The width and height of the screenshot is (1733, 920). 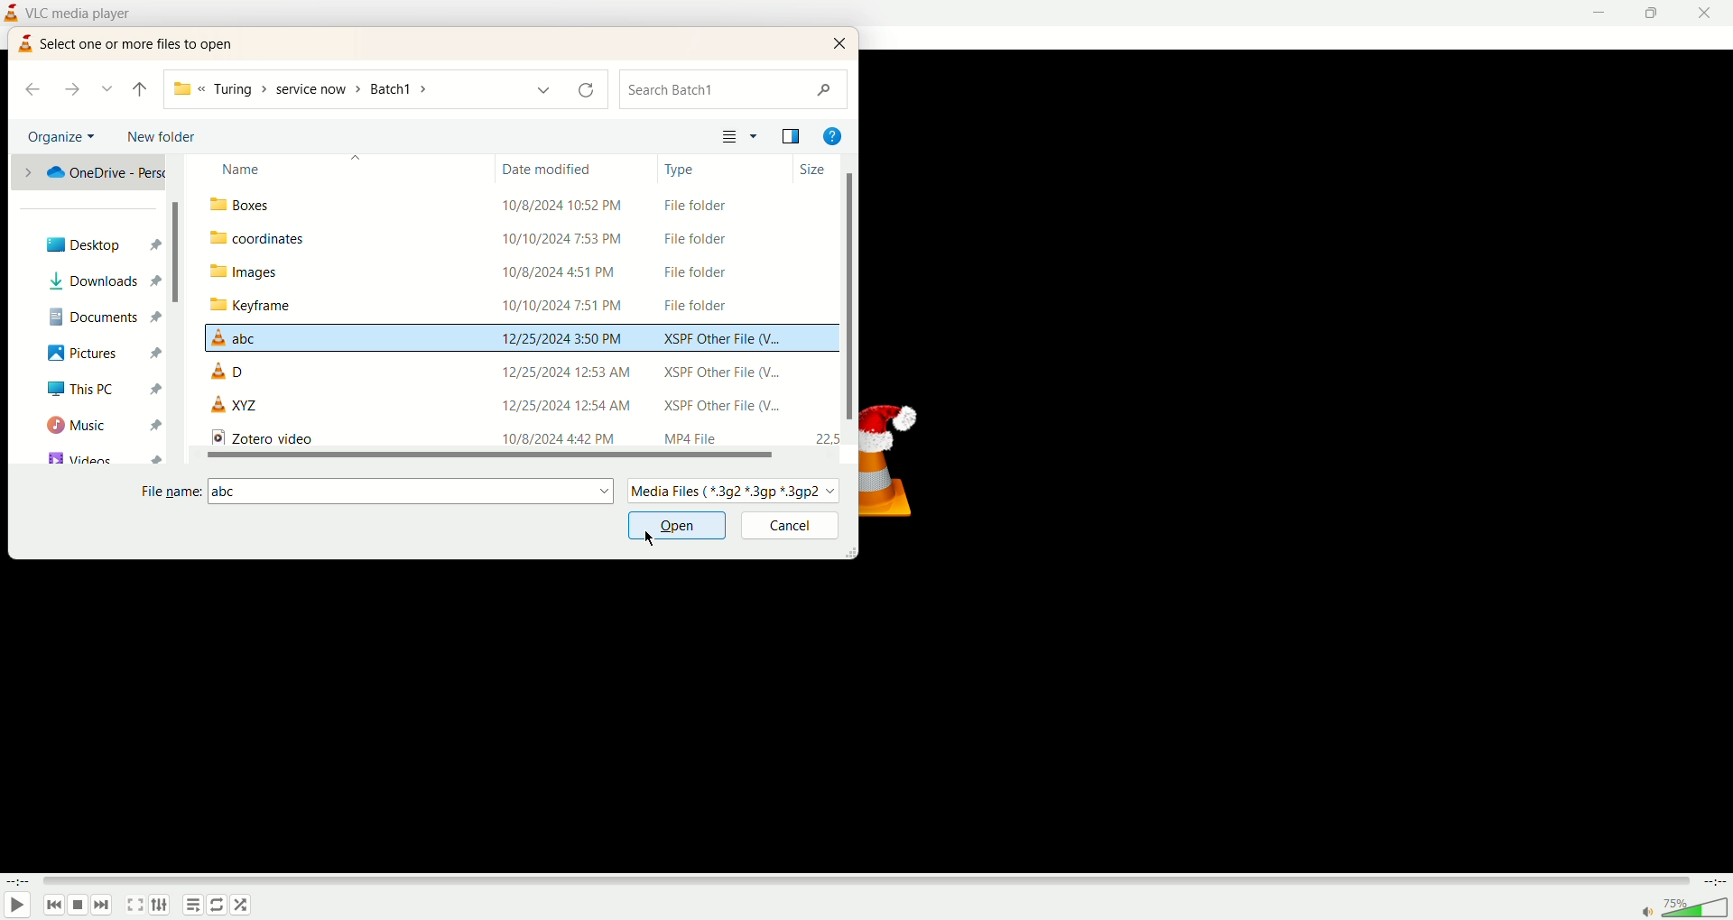 What do you see at coordinates (842, 42) in the screenshot?
I see `close` at bounding box center [842, 42].